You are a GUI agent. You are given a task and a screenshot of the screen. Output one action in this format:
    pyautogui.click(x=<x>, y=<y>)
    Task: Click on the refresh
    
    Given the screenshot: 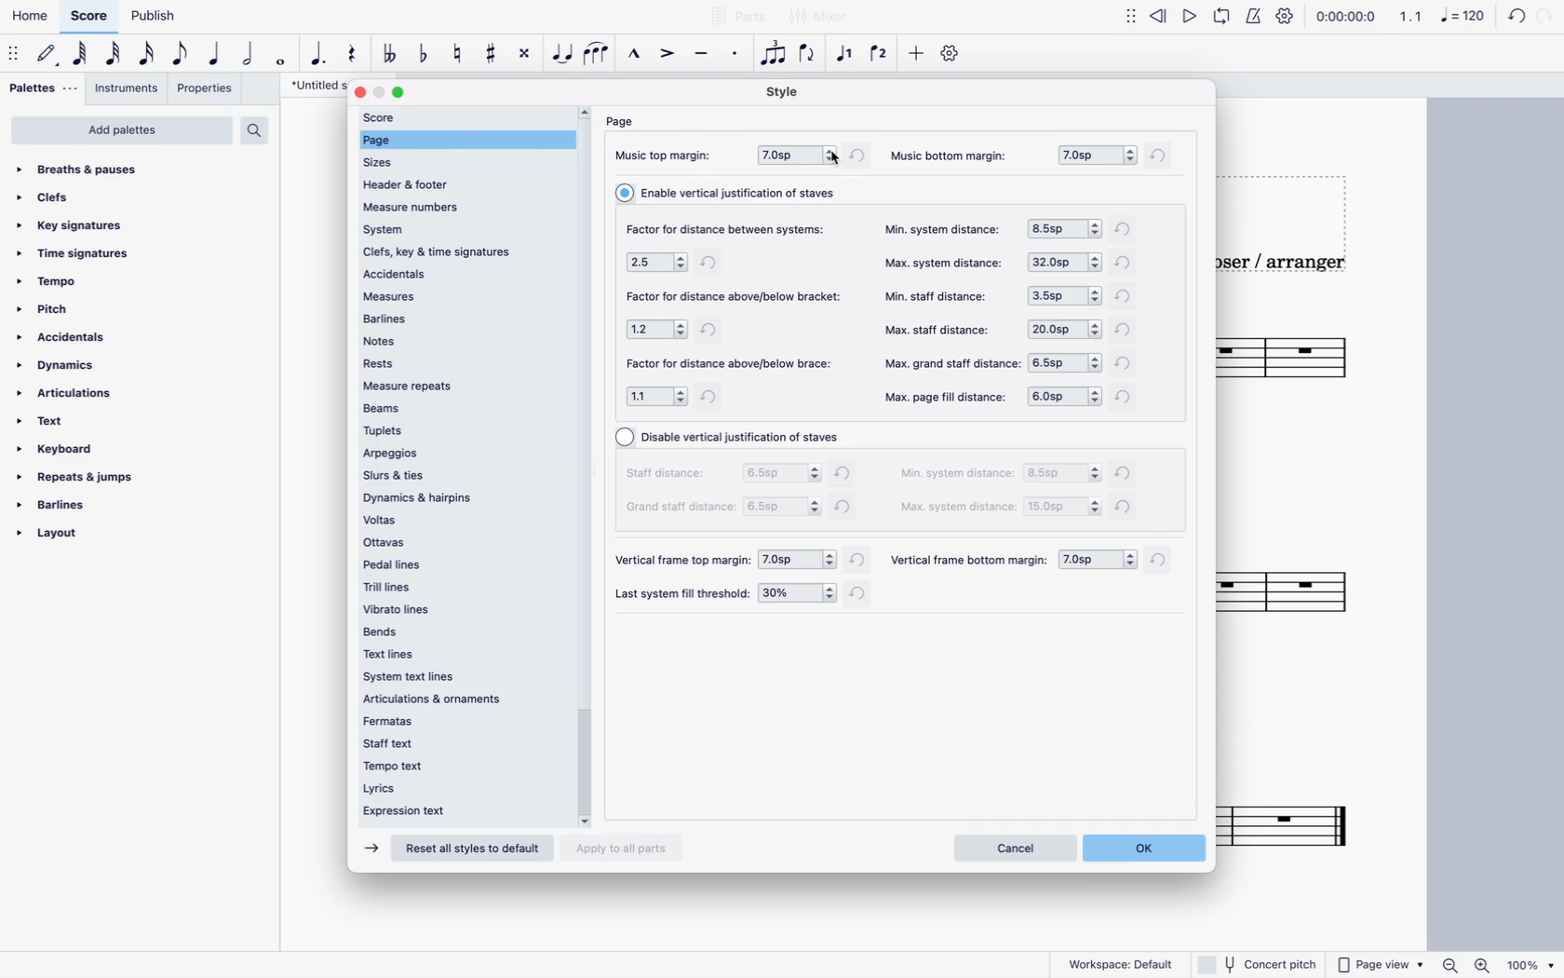 What is the action you would take?
    pyautogui.click(x=1162, y=155)
    